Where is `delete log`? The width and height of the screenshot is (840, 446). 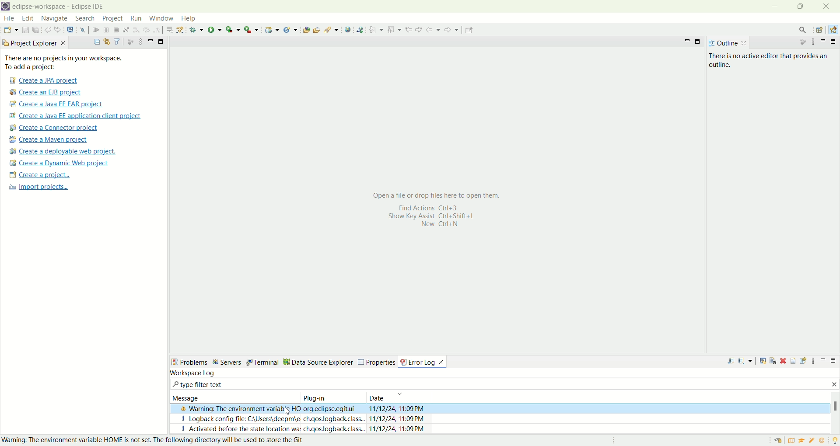 delete log is located at coordinates (784, 361).